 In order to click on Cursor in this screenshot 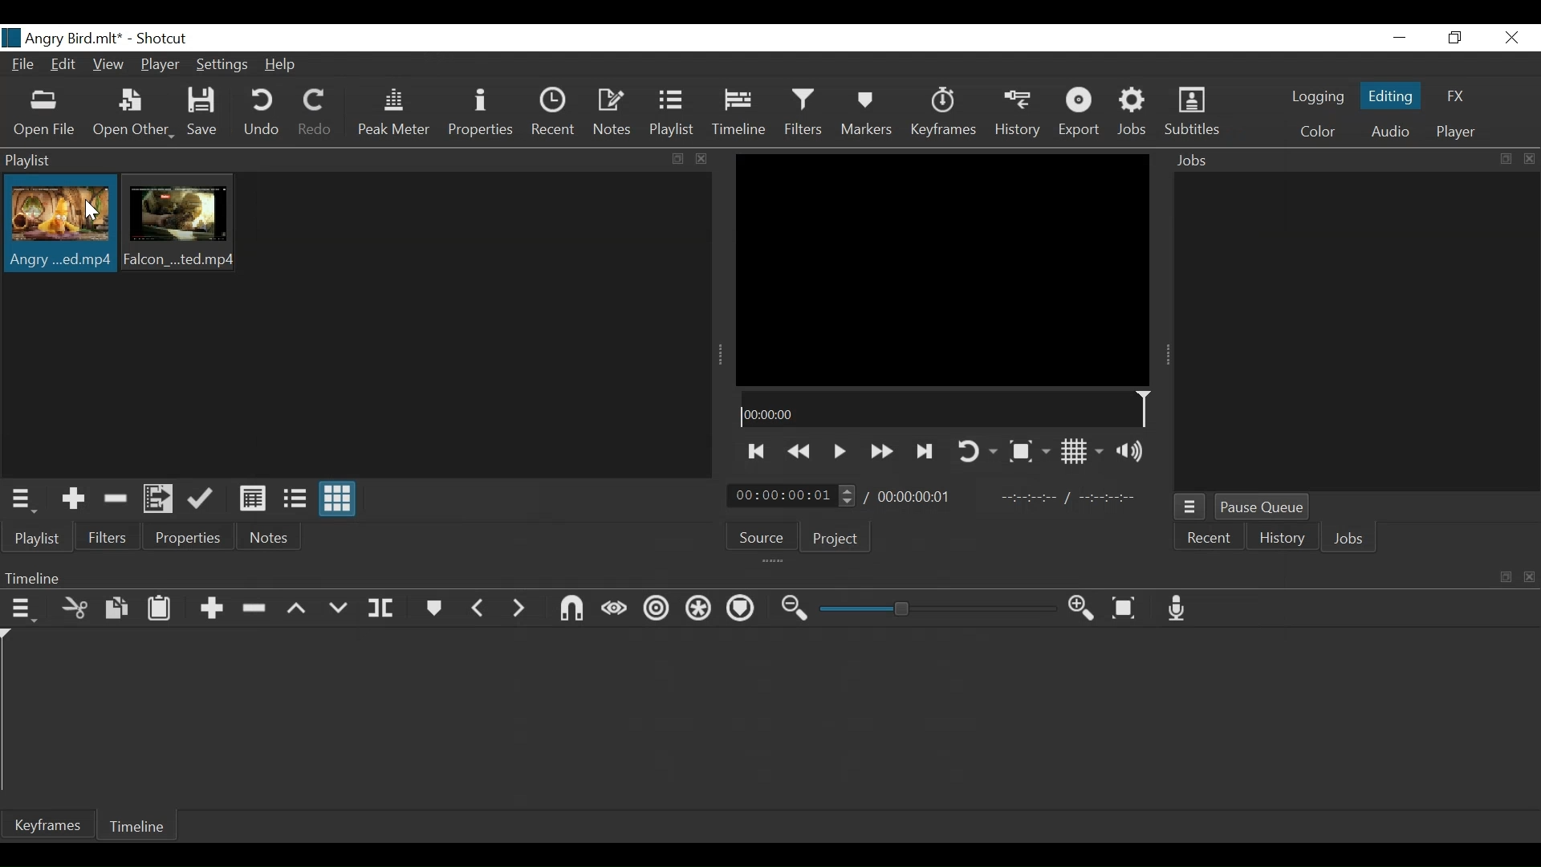, I will do `click(92, 214)`.